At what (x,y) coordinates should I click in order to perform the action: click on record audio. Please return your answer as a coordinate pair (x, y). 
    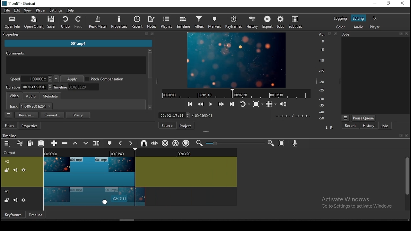
    Looking at the image, I should click on (295, 144).